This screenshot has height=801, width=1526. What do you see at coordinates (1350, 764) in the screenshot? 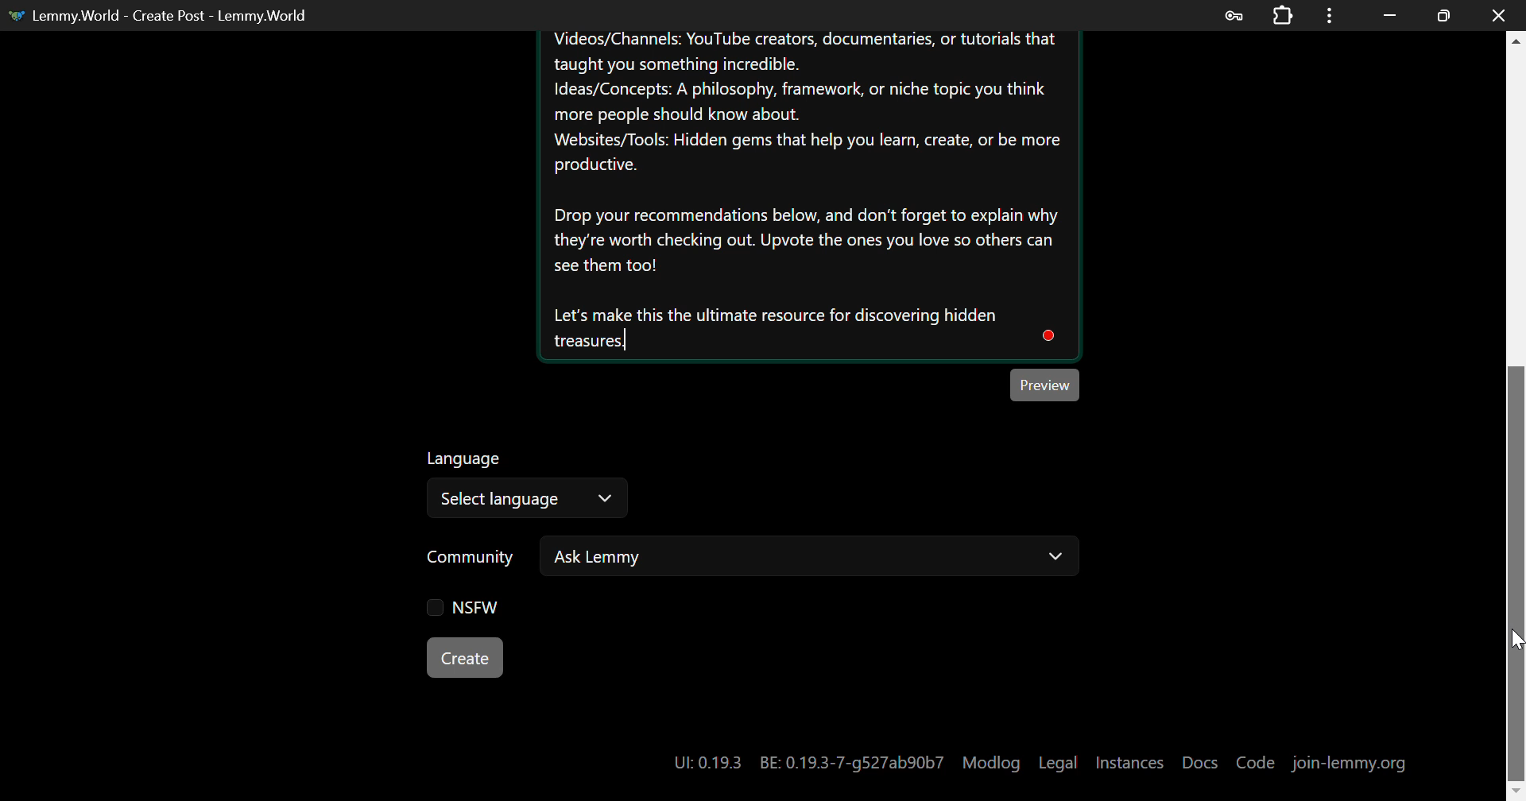
I see `join-lemmy.org` at bounding box center [1350, 764].